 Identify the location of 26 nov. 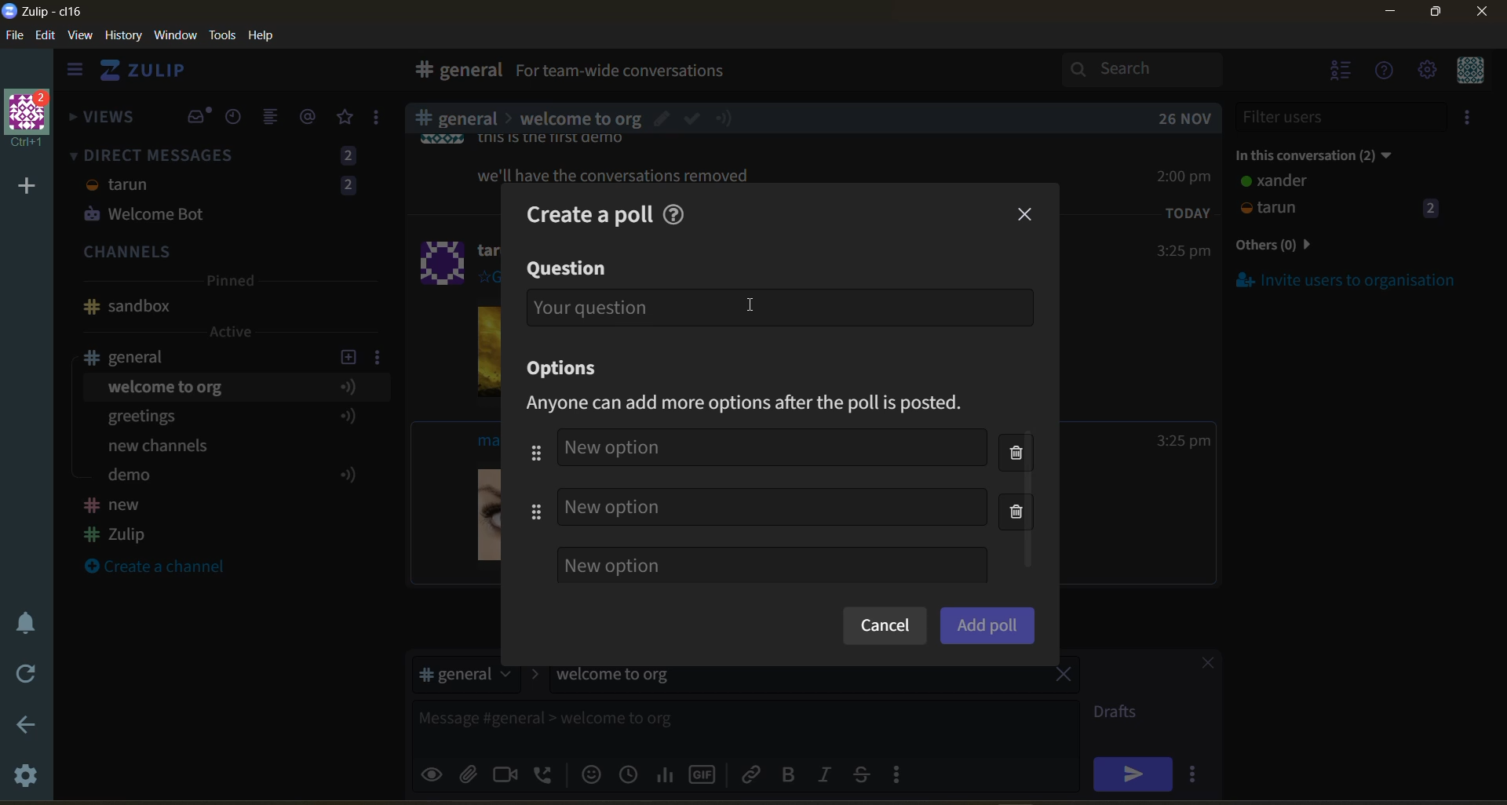
(1185, 118).